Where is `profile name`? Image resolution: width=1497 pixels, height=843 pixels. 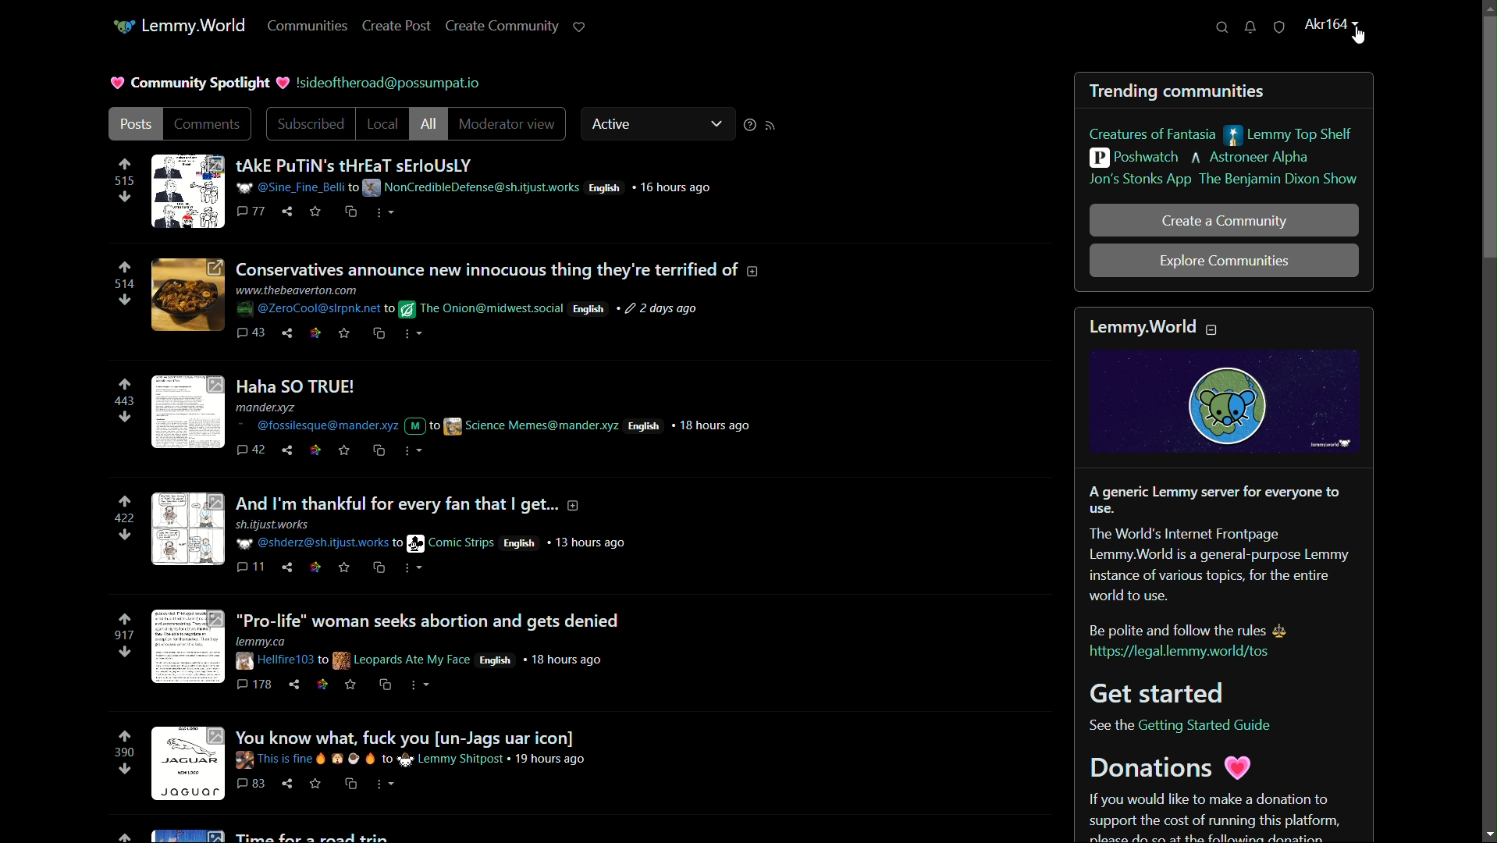
profile name is located at coordinates (1330, 23).